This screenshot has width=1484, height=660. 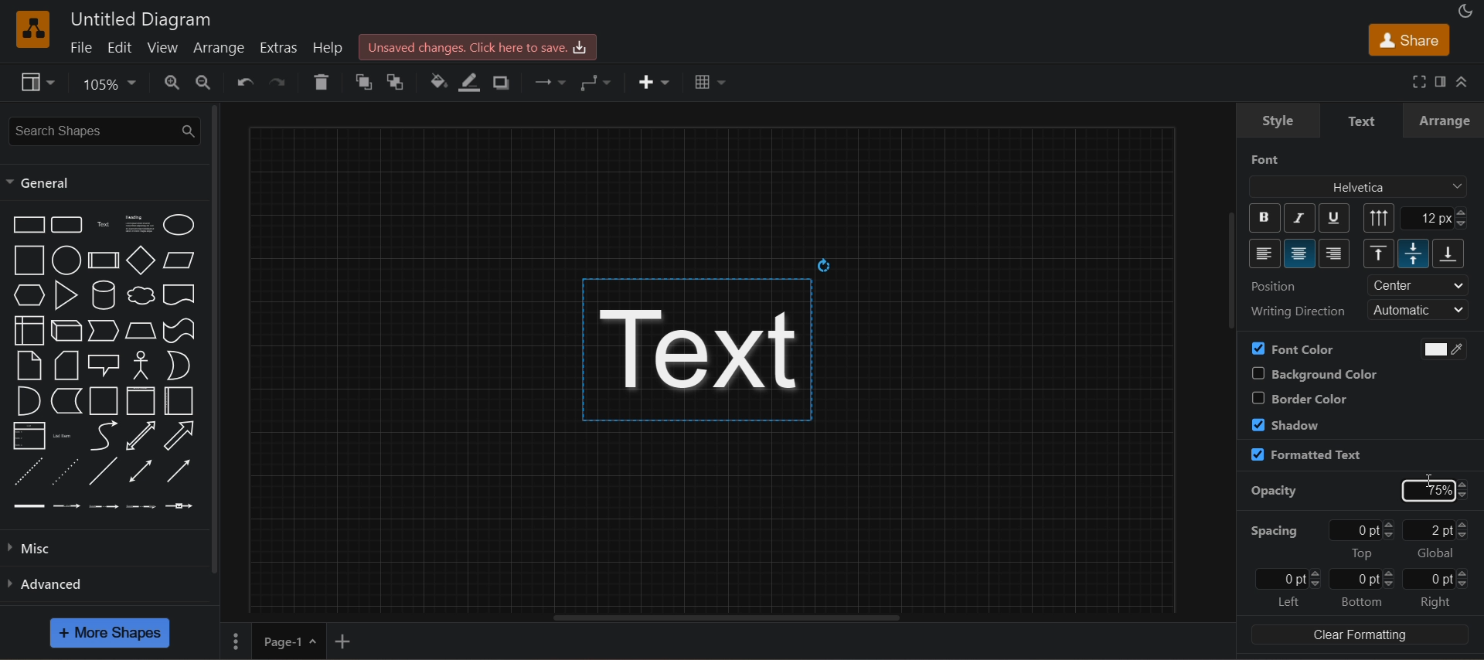 What do you see at coordinates (28, 260) in the screenshot?
I see `square` at bounding box center [28, 260].